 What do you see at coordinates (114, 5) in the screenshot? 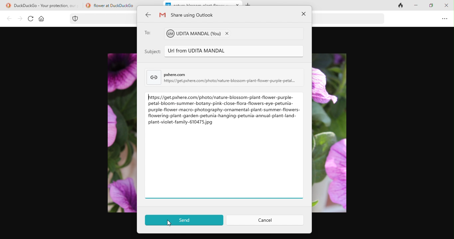
I see ` flower at DuckDuckGo` at bounding box center [114, 5].